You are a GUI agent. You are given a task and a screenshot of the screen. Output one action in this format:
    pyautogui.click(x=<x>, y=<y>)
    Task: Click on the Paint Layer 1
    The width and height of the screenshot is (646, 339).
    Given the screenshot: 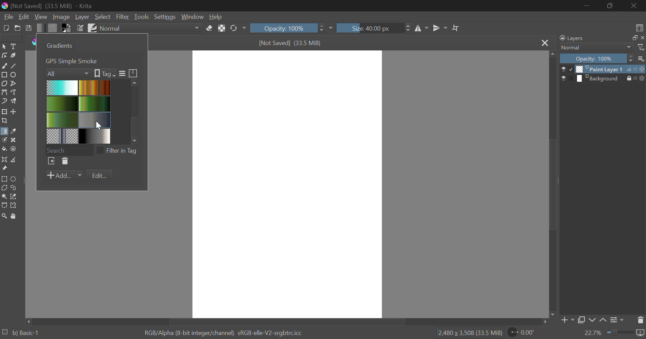 What is the action you would take?
    pyautogui.click(x=601, y=69)
    